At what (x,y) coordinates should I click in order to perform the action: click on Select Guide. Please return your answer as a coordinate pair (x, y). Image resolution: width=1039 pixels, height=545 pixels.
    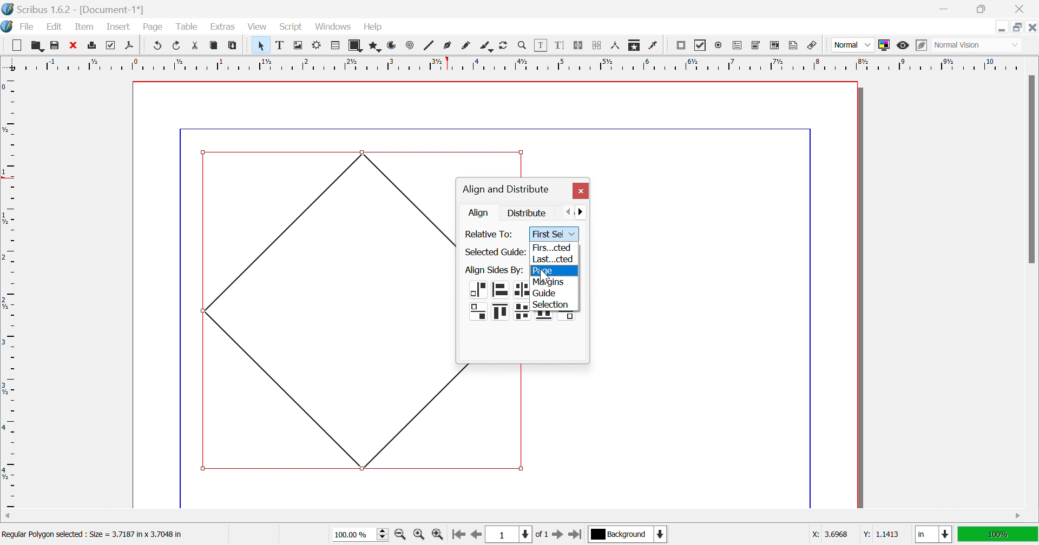
    Looking at the image, I should click on (494, 252).